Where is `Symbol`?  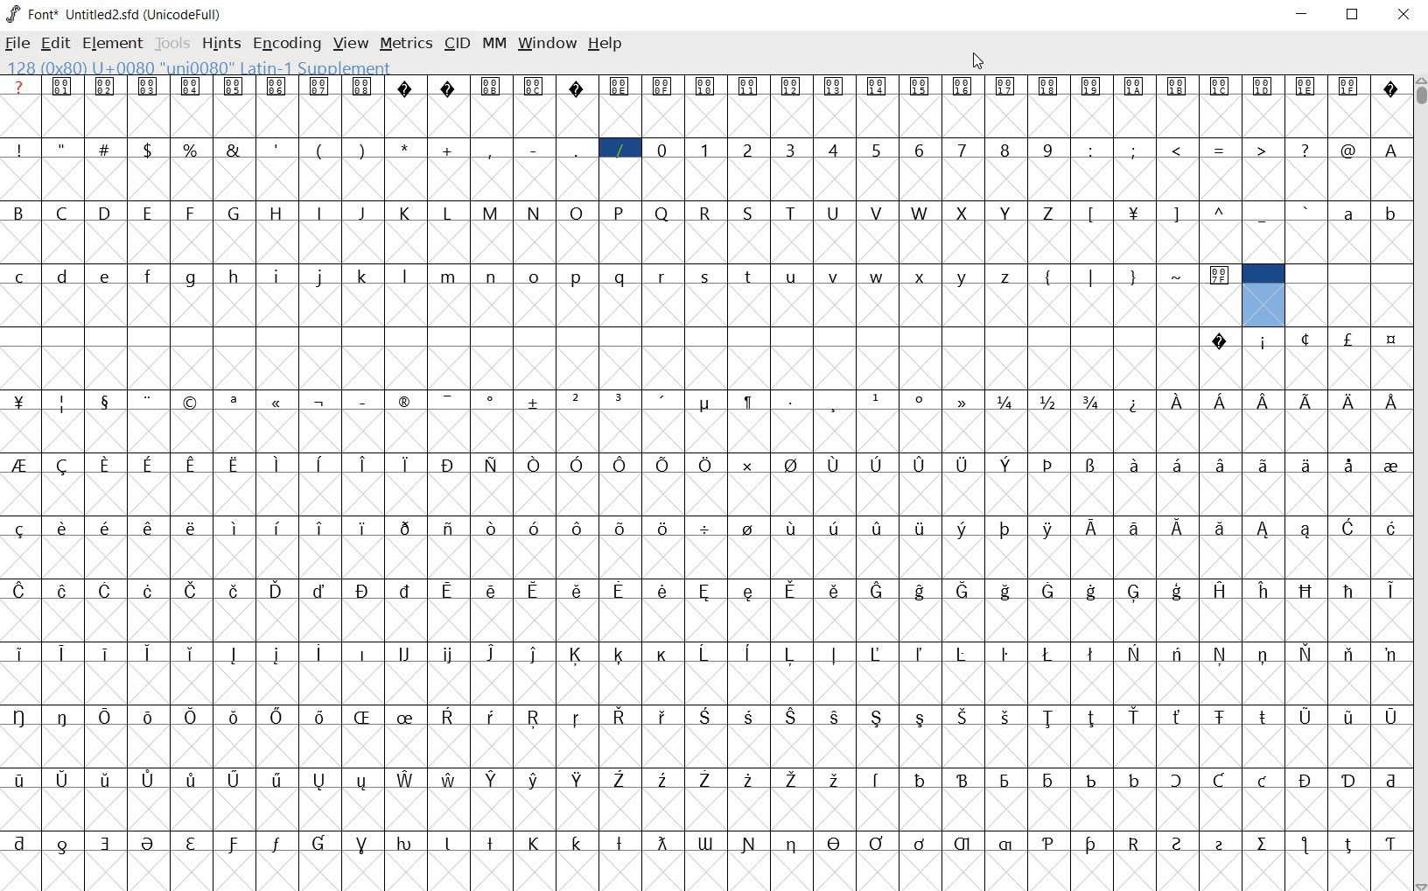 Symbol is located at coordinates (792, 466).